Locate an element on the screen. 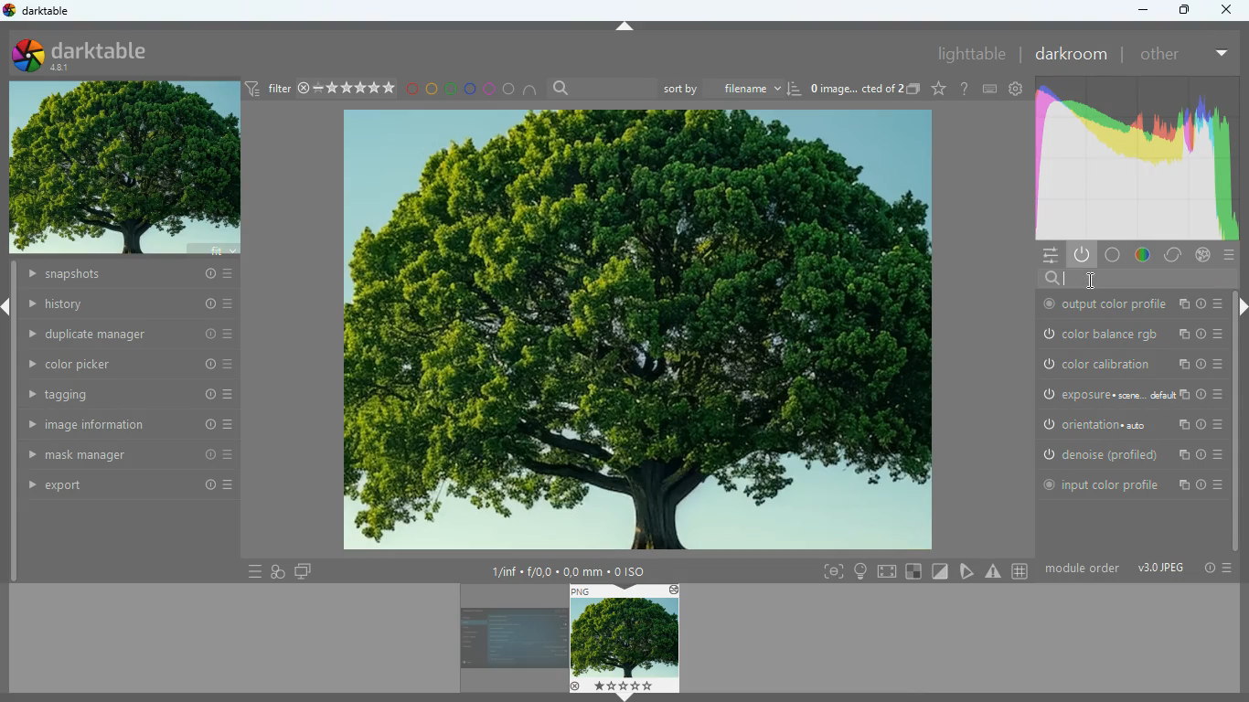 The image size is (1249, 702). cursor is located at coordinates (1090, 281).